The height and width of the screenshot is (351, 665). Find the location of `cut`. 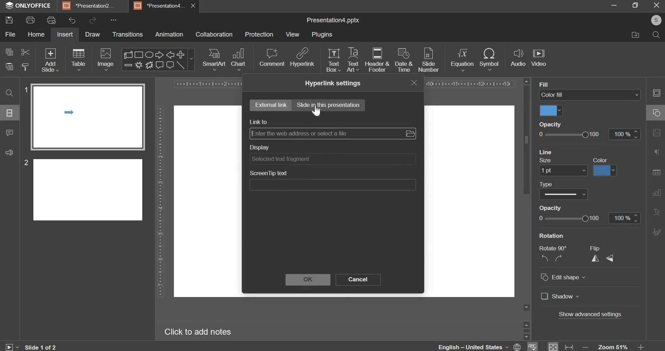

cut is located at coordinates (24, 52).